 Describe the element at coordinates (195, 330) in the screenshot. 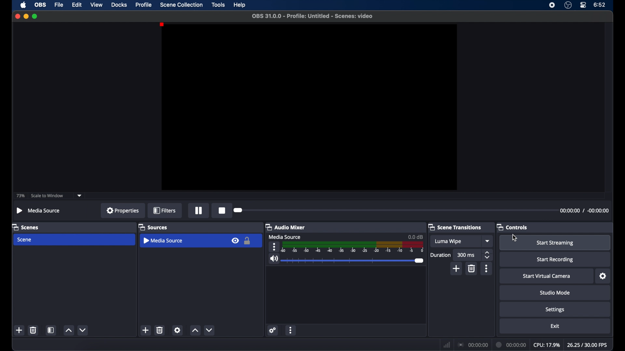

I see `increment` at that location.